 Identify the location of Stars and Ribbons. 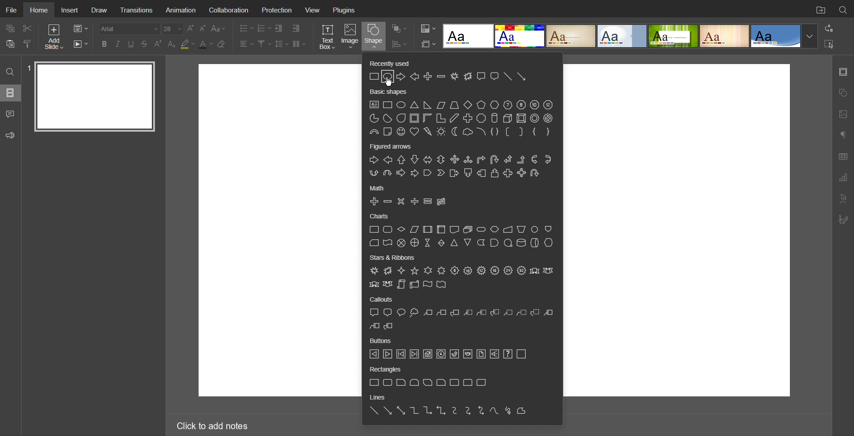
(461, 272).